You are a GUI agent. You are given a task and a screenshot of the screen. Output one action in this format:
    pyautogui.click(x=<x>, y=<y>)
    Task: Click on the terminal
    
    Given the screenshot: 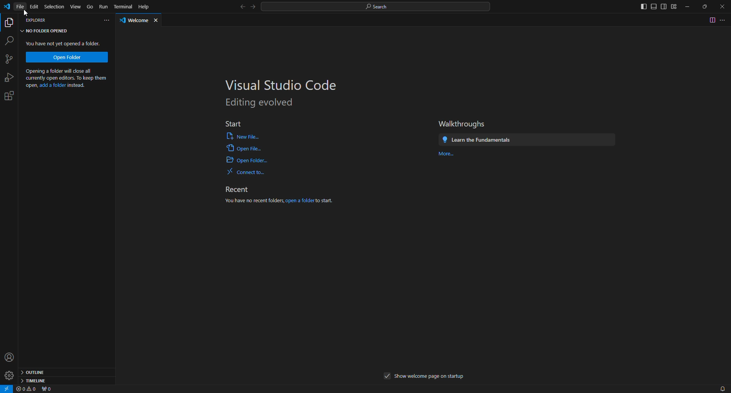 What is the action you would take?
    pyautogui.click(x=123, y=7)
    